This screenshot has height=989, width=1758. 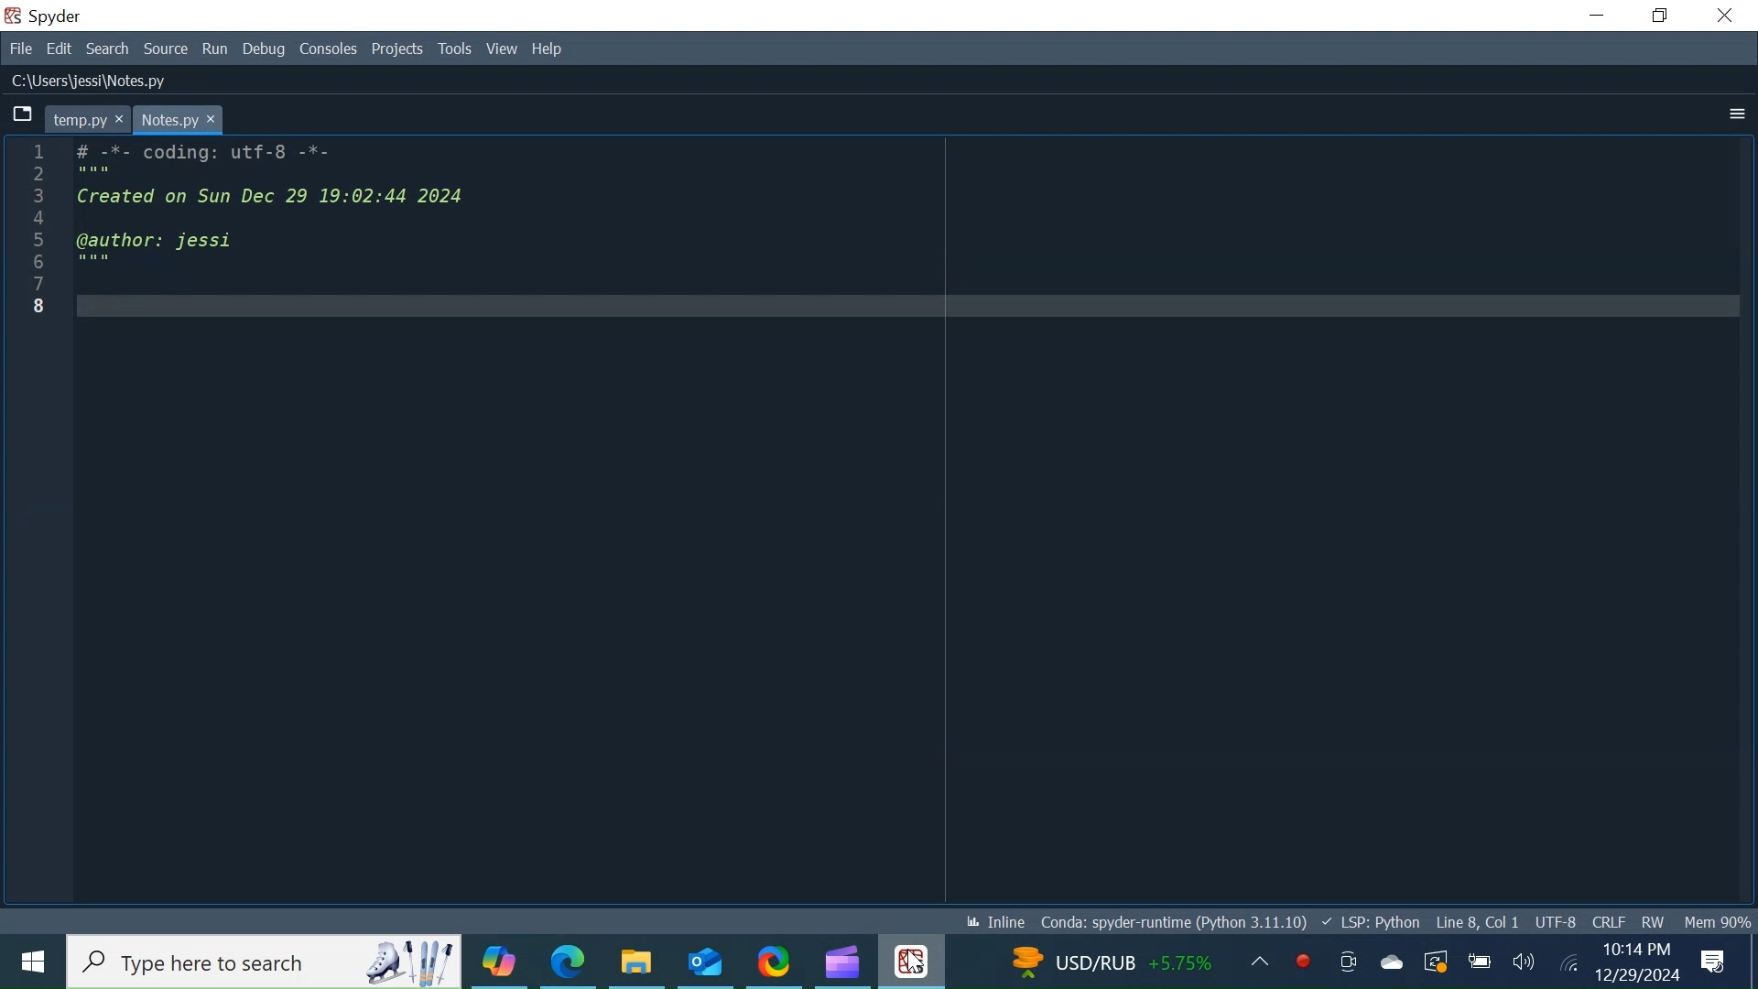 What do you see at coordinates (1714, 922) in the screenshot?
I see `Mem 90%` at bounding box center [1714, 922].